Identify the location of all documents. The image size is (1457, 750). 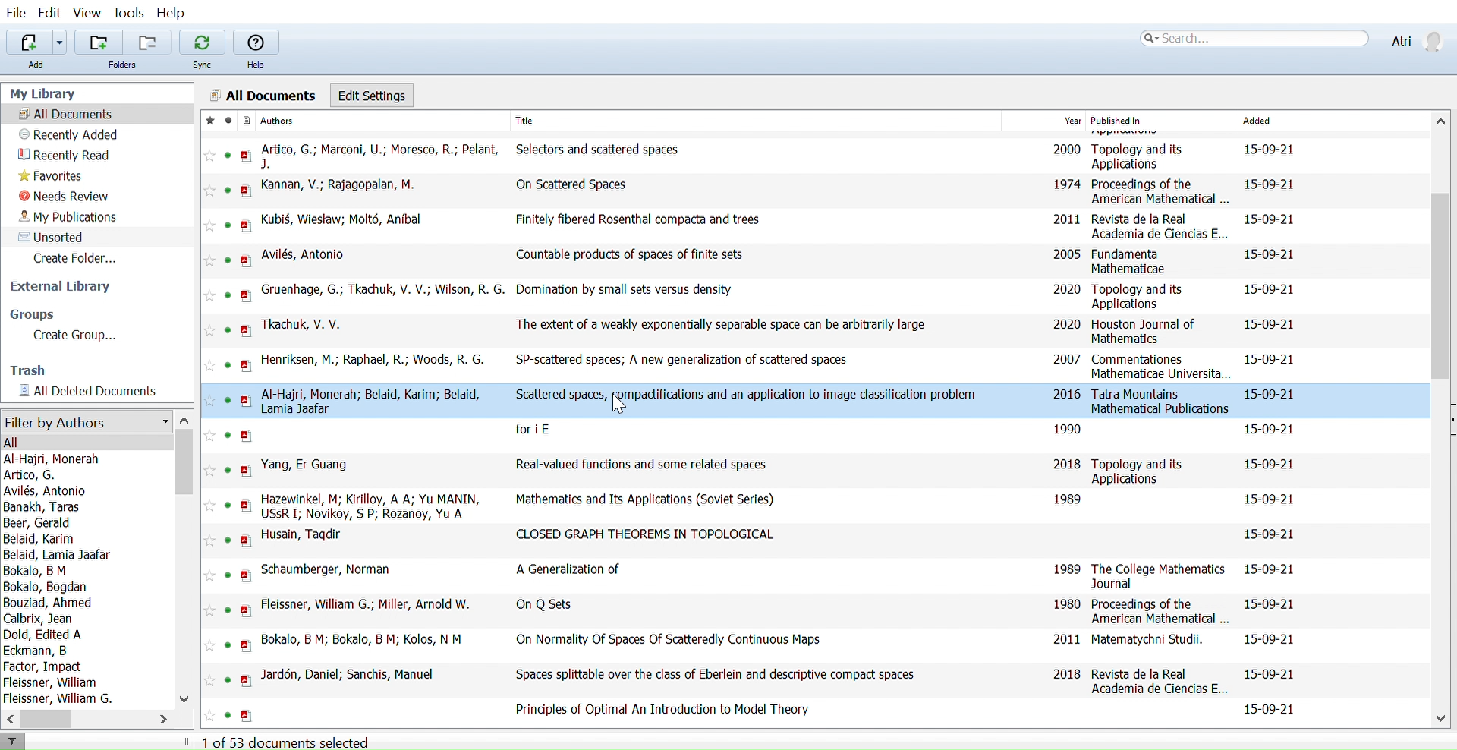
(263, 94).